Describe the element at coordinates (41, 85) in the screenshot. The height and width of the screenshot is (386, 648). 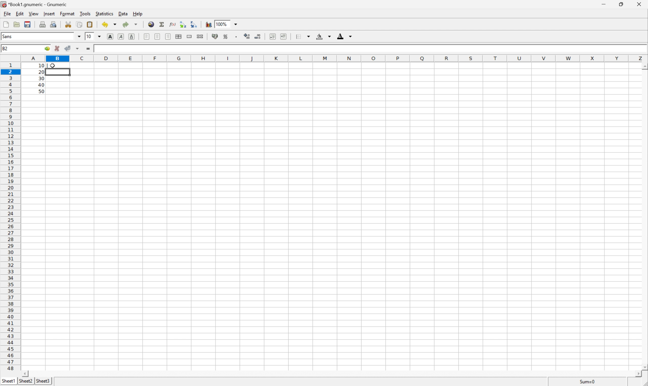
I see `40` at that location.